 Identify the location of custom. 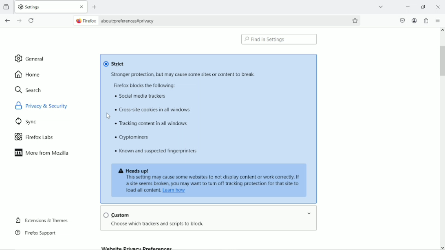
(121, 215).